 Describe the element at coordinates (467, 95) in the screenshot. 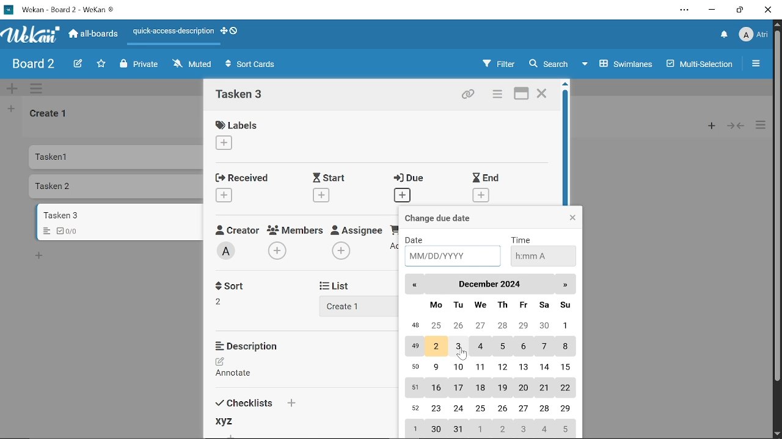

I see `Copy link of this card to clipboard` at that location.